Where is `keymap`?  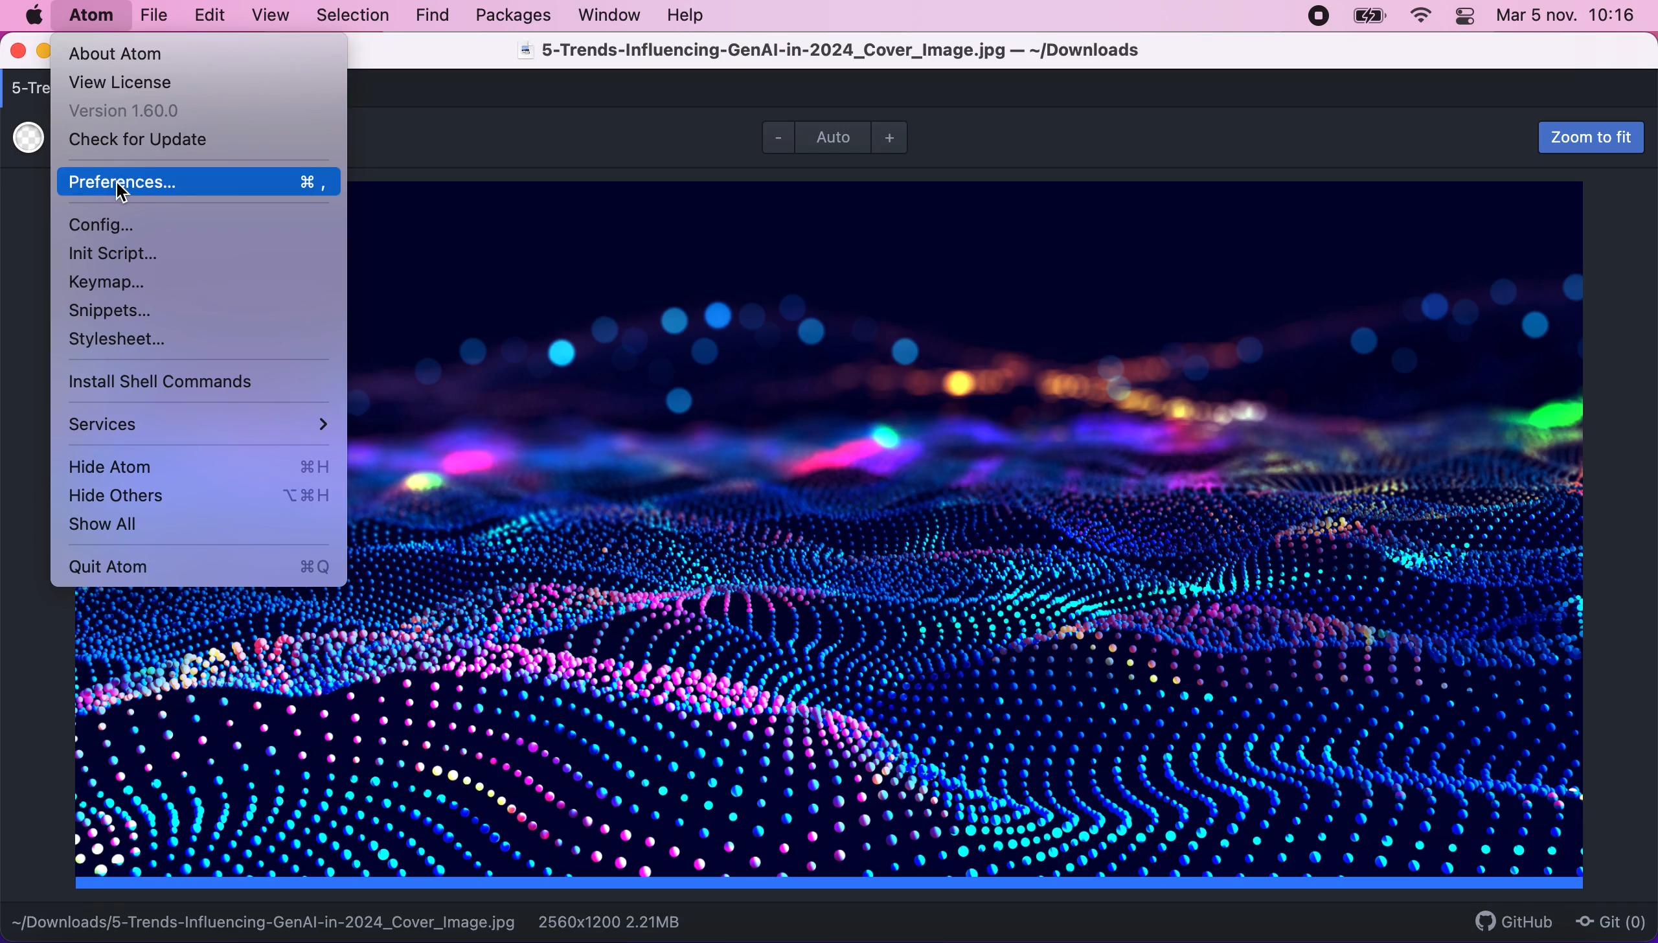
keymap is located at coordinates (109, 284).